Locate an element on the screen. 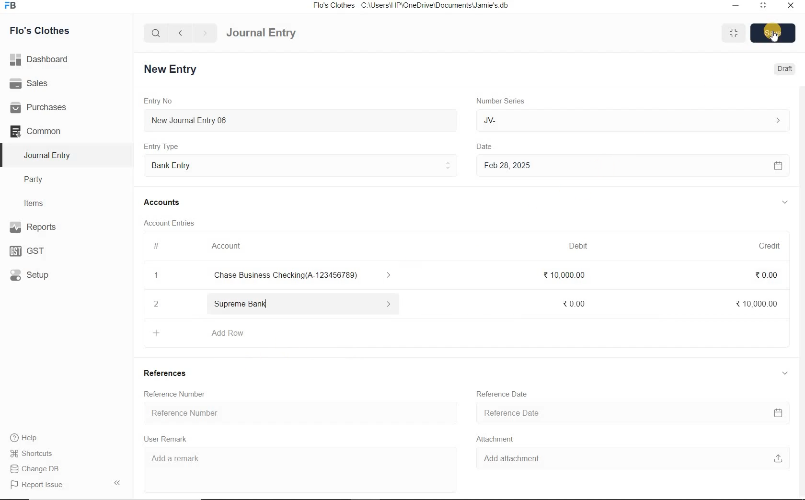 This screenshot has width=805, height=500. New Entry is located at coordinates (172, 68).